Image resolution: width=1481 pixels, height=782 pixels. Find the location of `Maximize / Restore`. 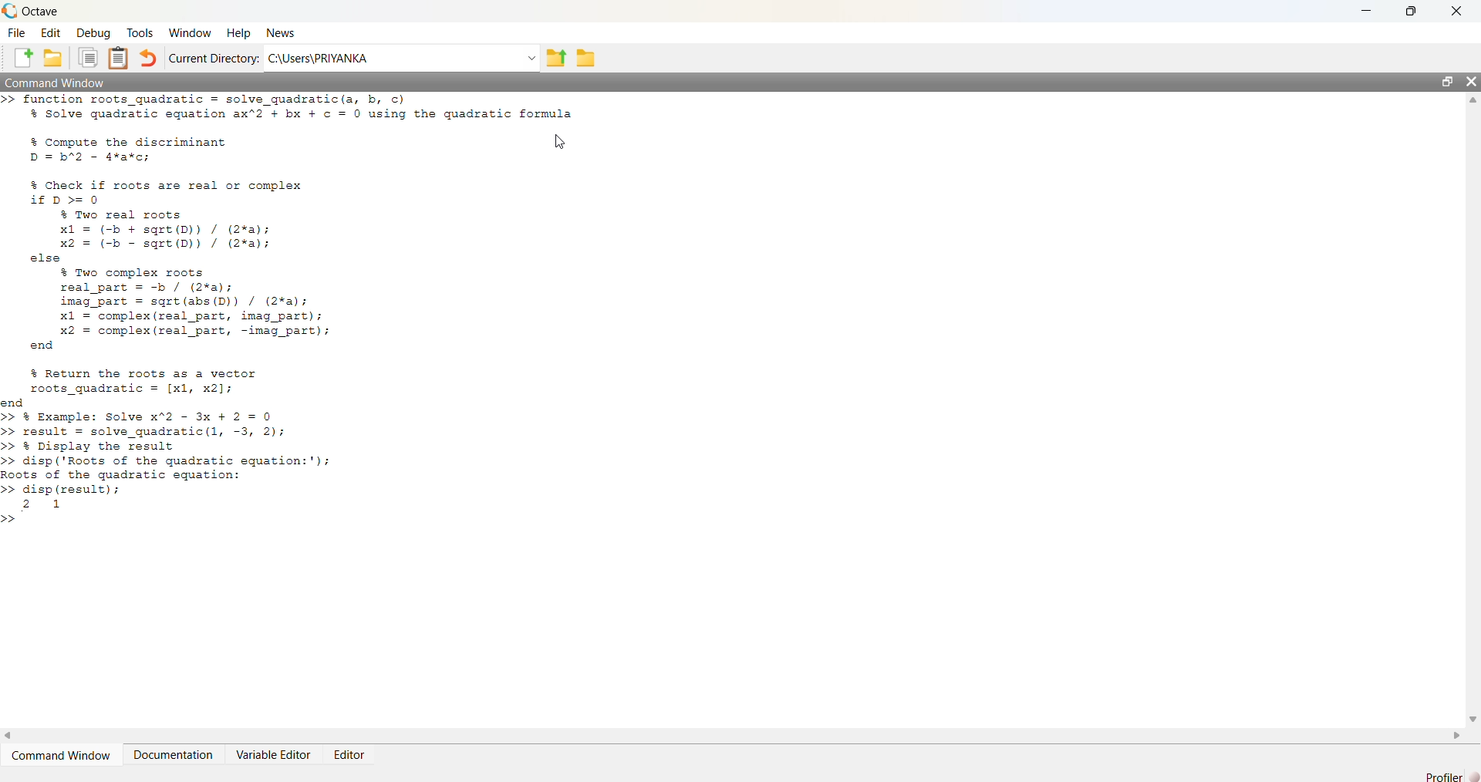

Maximize / Restore is located at coordinates (1450, 83).